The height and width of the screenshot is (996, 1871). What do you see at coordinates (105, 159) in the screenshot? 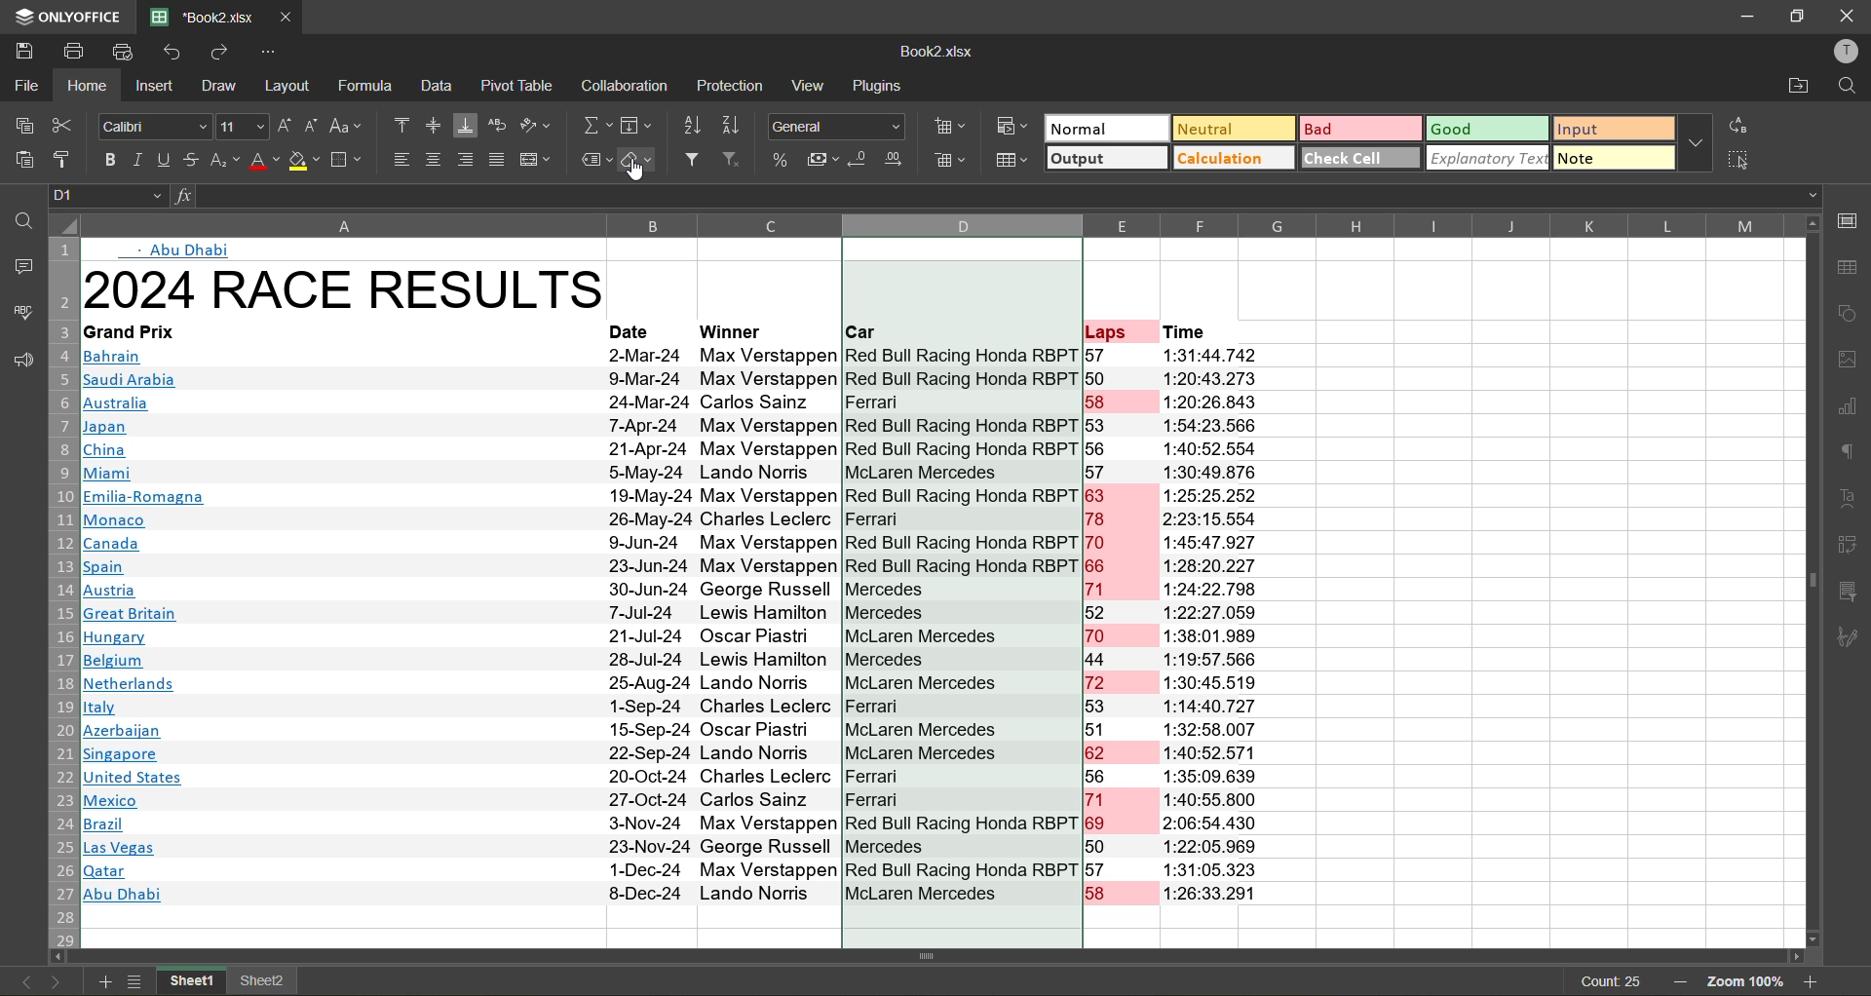
I see `bold` at bounding box center [105, 159].